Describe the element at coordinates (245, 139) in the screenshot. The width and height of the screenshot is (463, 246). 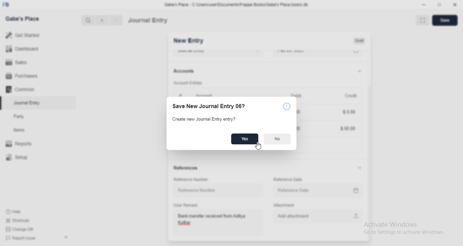
I see `Yes` at that location.